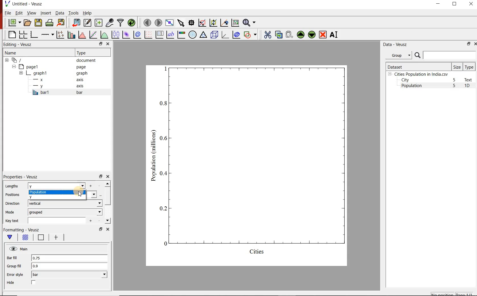  I want to click on Text, so click(469, 80).